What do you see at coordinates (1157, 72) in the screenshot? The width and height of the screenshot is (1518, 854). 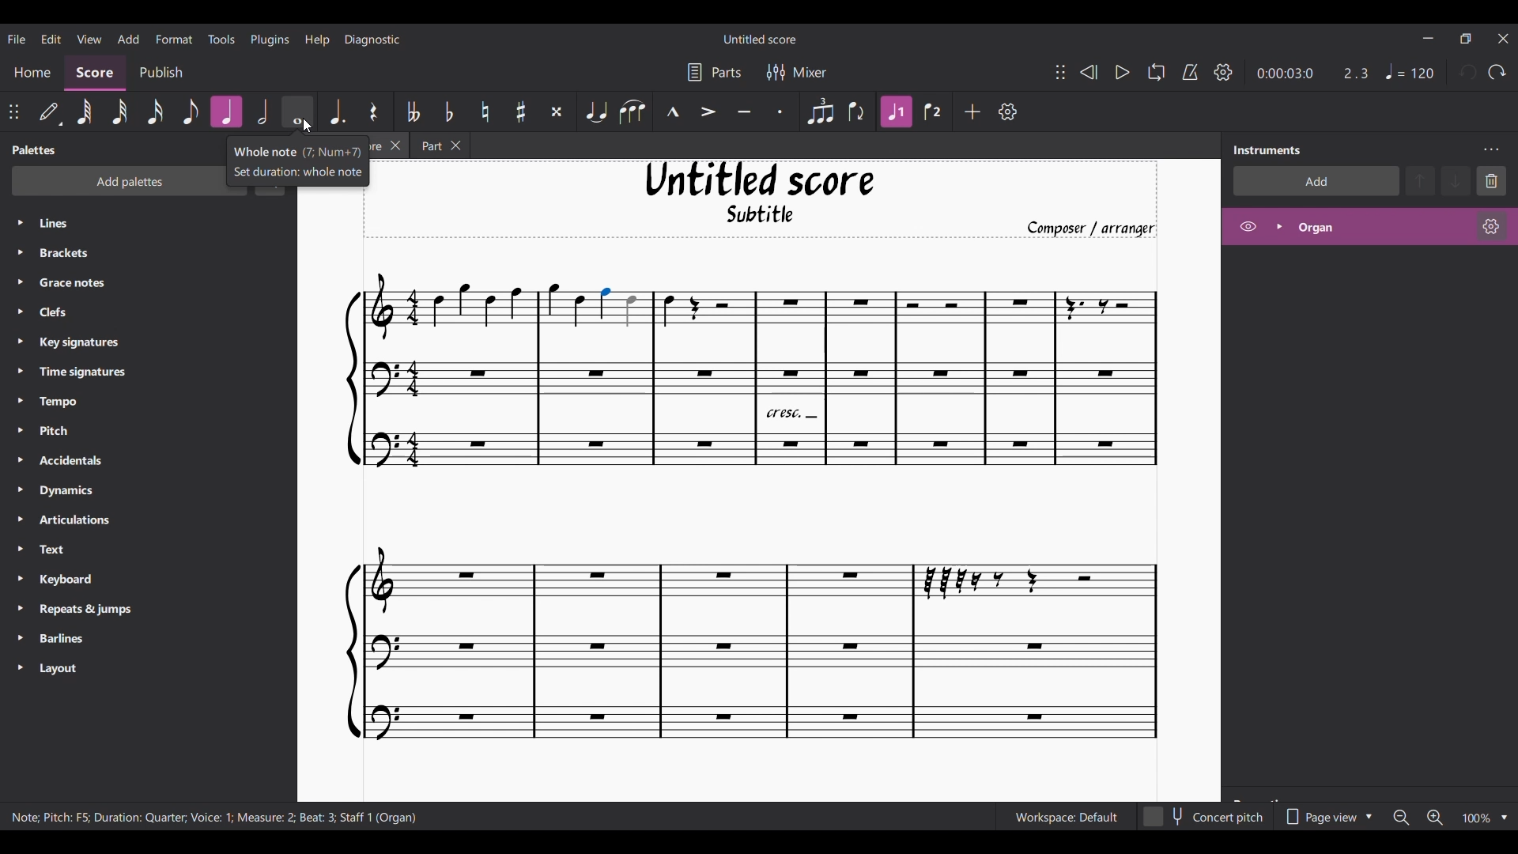 I see `Looping playback` at bounding box center [1157, 72].